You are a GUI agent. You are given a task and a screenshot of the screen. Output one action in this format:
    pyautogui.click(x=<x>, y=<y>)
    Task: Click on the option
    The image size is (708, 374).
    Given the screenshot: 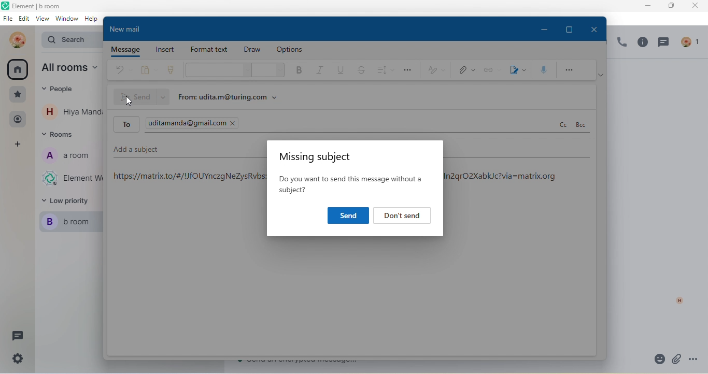 What is the action you would take?
    pyautogui.click(x=409, y=70)
    